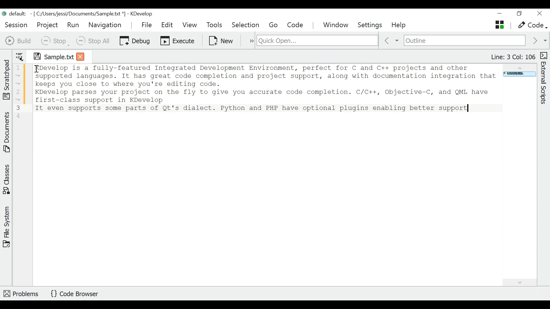  What do you see at coordinates (500, 14) in the screenshot?
I see `minimize` at bounding box center [500, 14].